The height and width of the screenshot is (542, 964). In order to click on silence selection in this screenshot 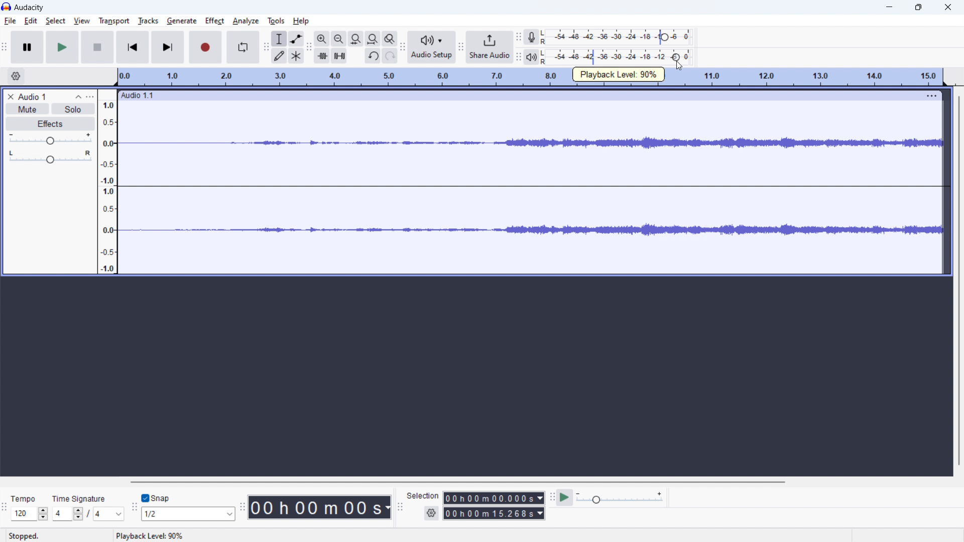, I will do `click(338, 55)`.